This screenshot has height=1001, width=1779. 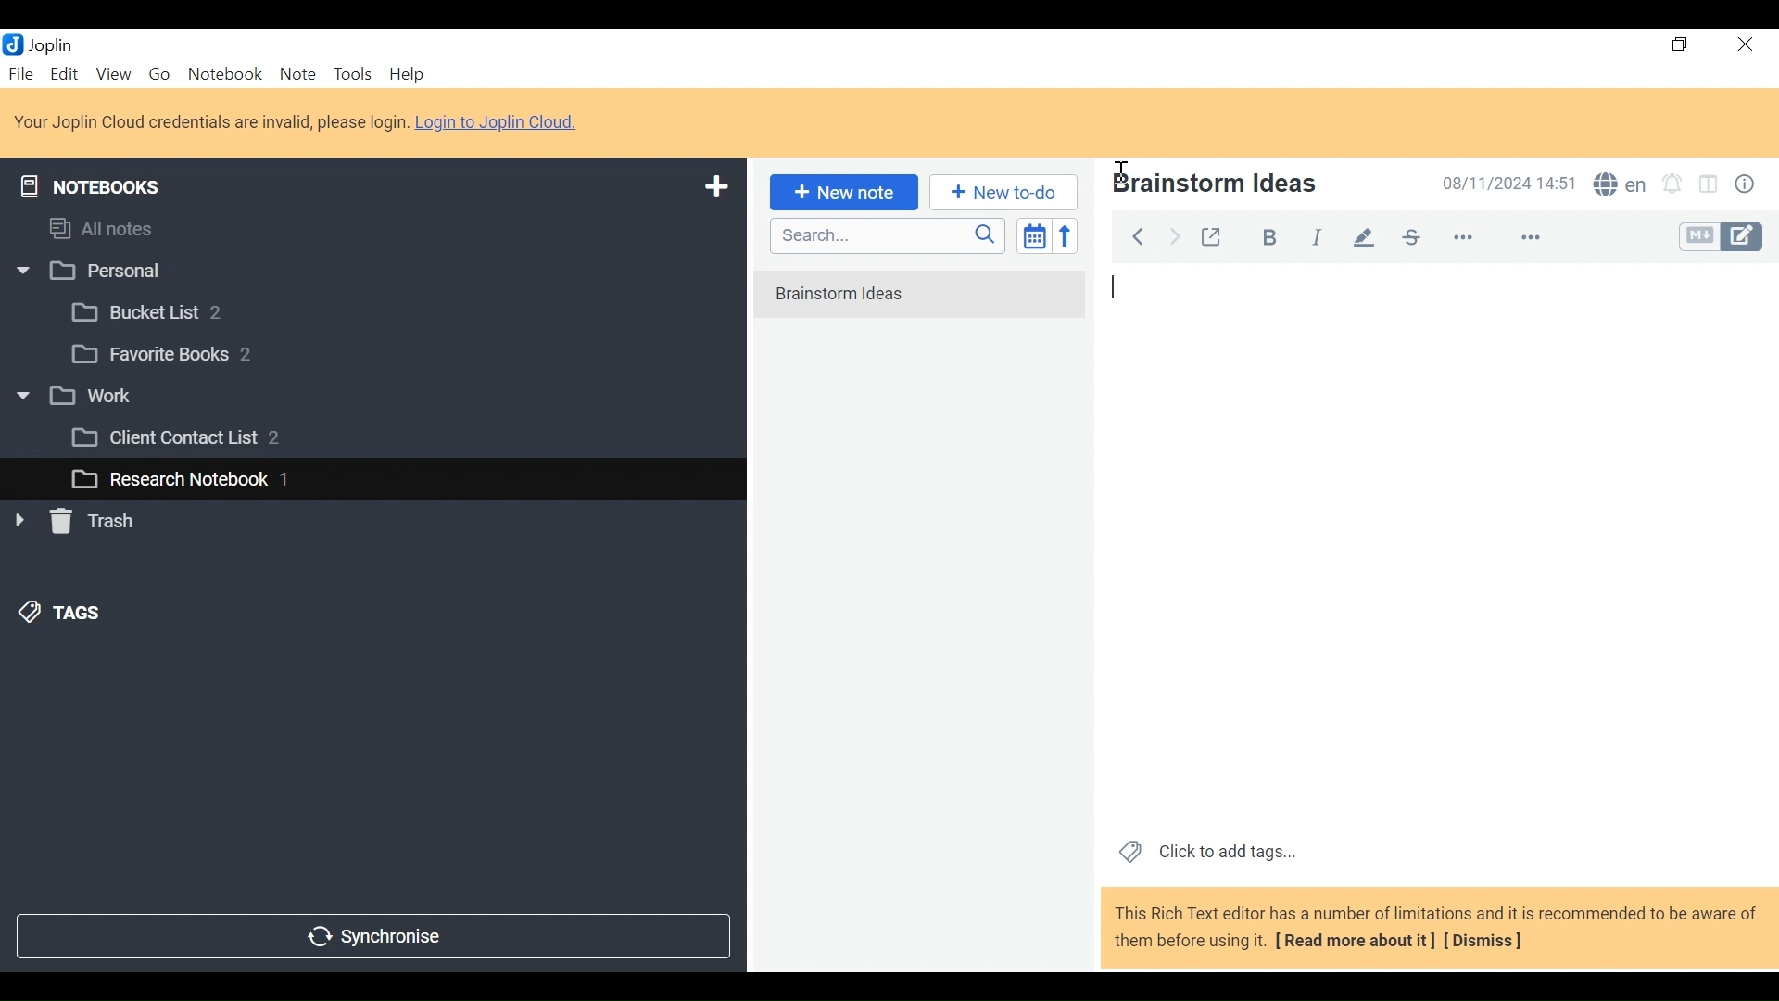 I want to click on Toggle external editing, so click(x=1211, y=234).